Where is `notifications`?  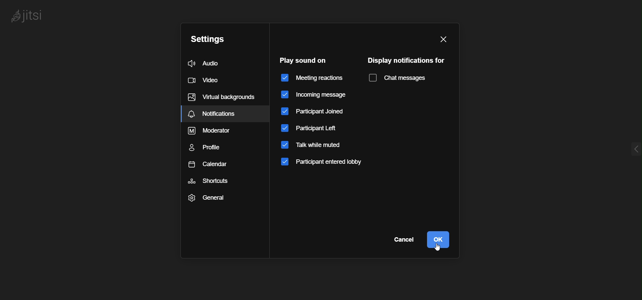 notifications is located at coordinates (226, 113).